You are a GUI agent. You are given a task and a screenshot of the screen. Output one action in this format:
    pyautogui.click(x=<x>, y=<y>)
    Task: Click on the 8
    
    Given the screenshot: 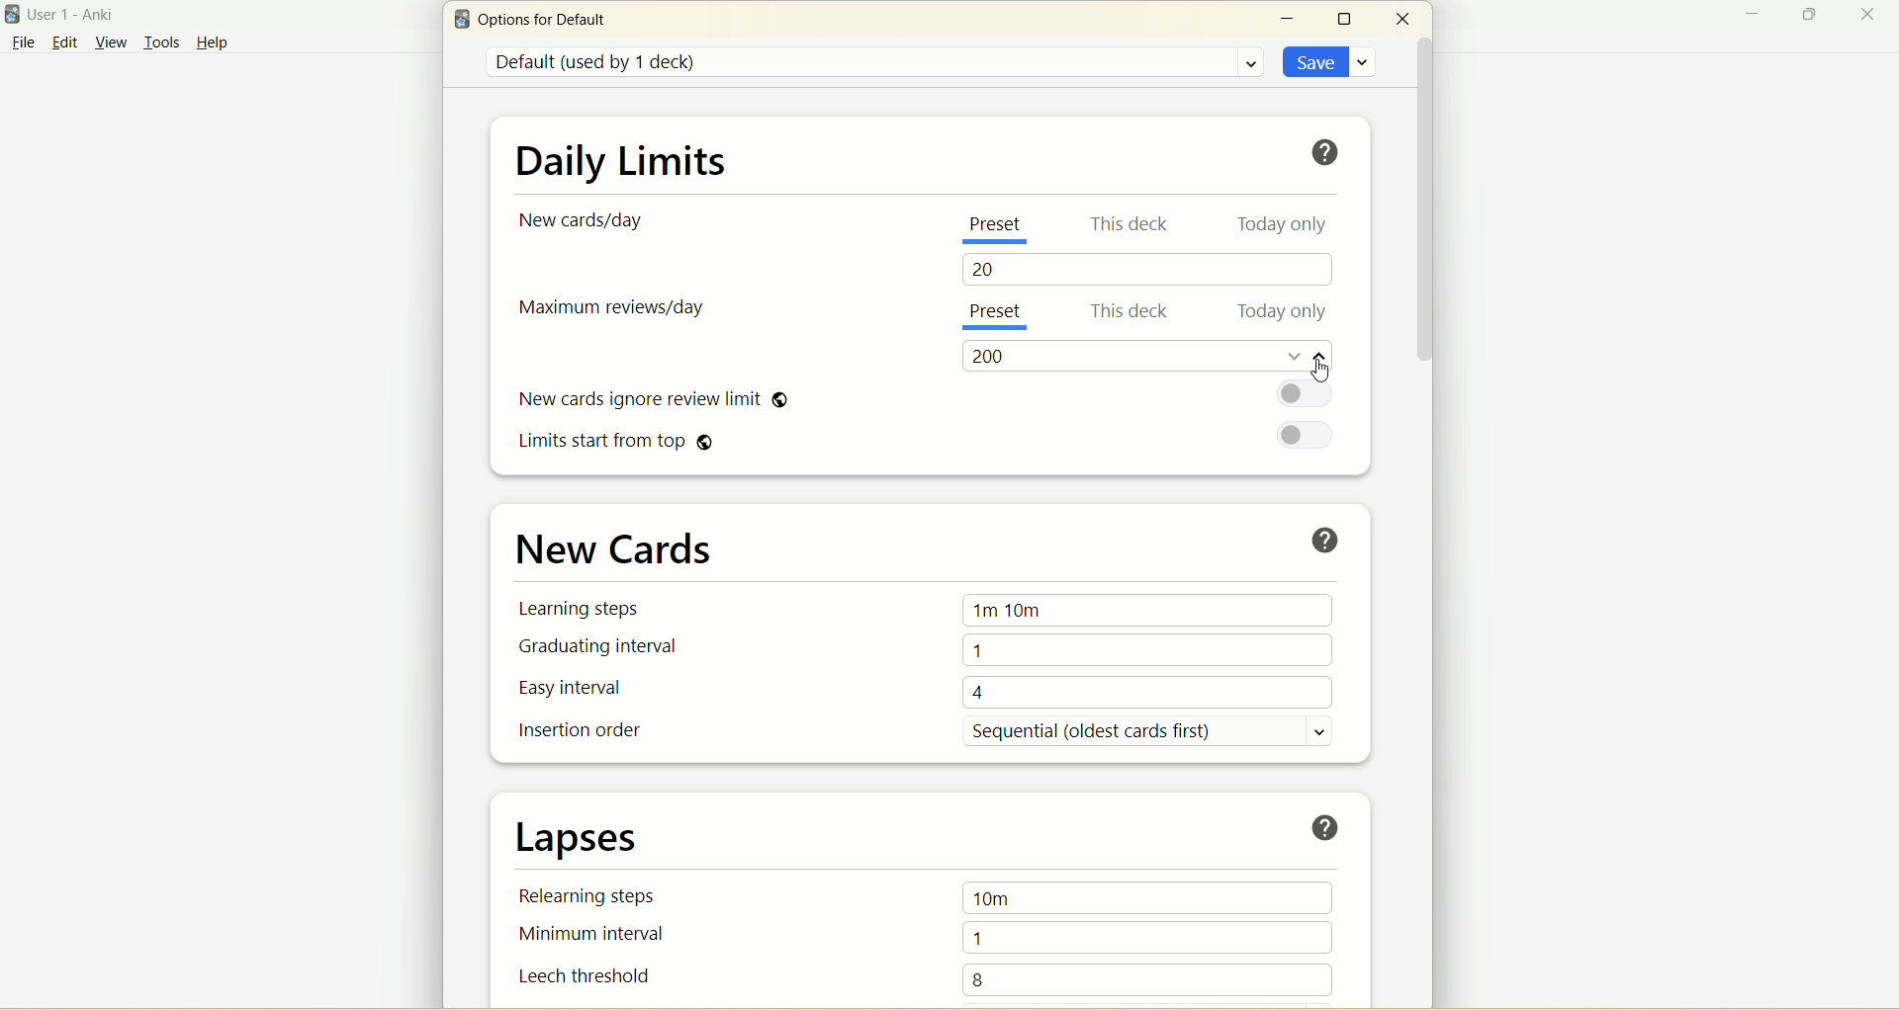 What is the action you would take?
    pyautogui.click(x=1154, y=981)
    